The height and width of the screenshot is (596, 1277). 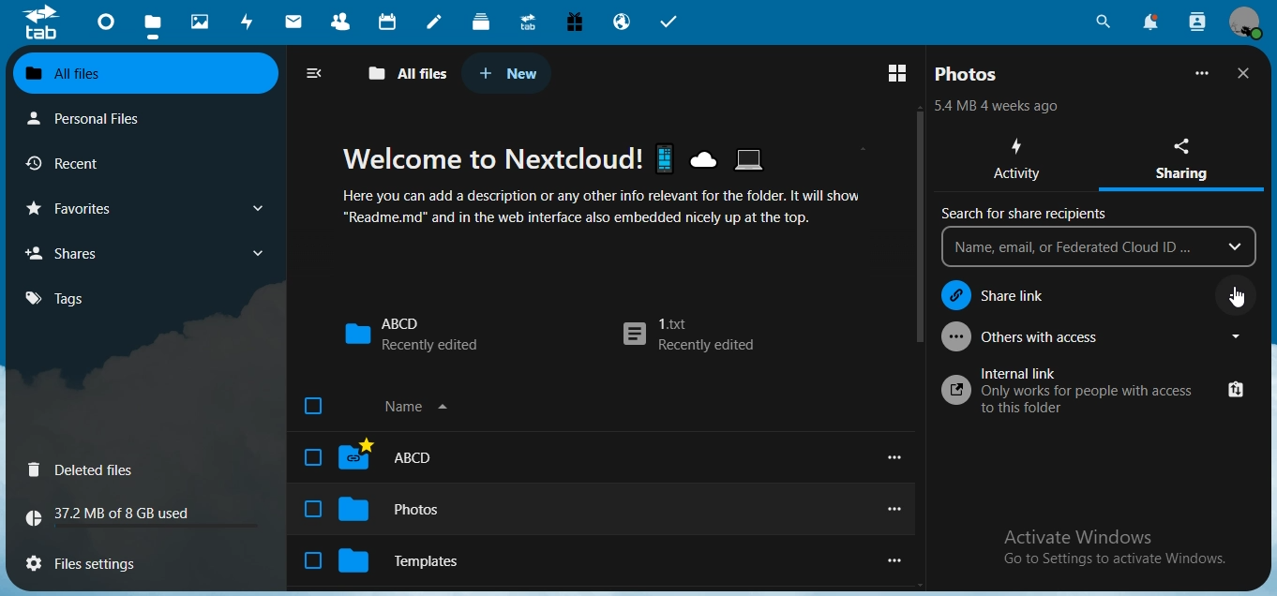 What do you see at coordinates (116, 516) in the screenshot?
I see `text` at bounding box center [116, 516].